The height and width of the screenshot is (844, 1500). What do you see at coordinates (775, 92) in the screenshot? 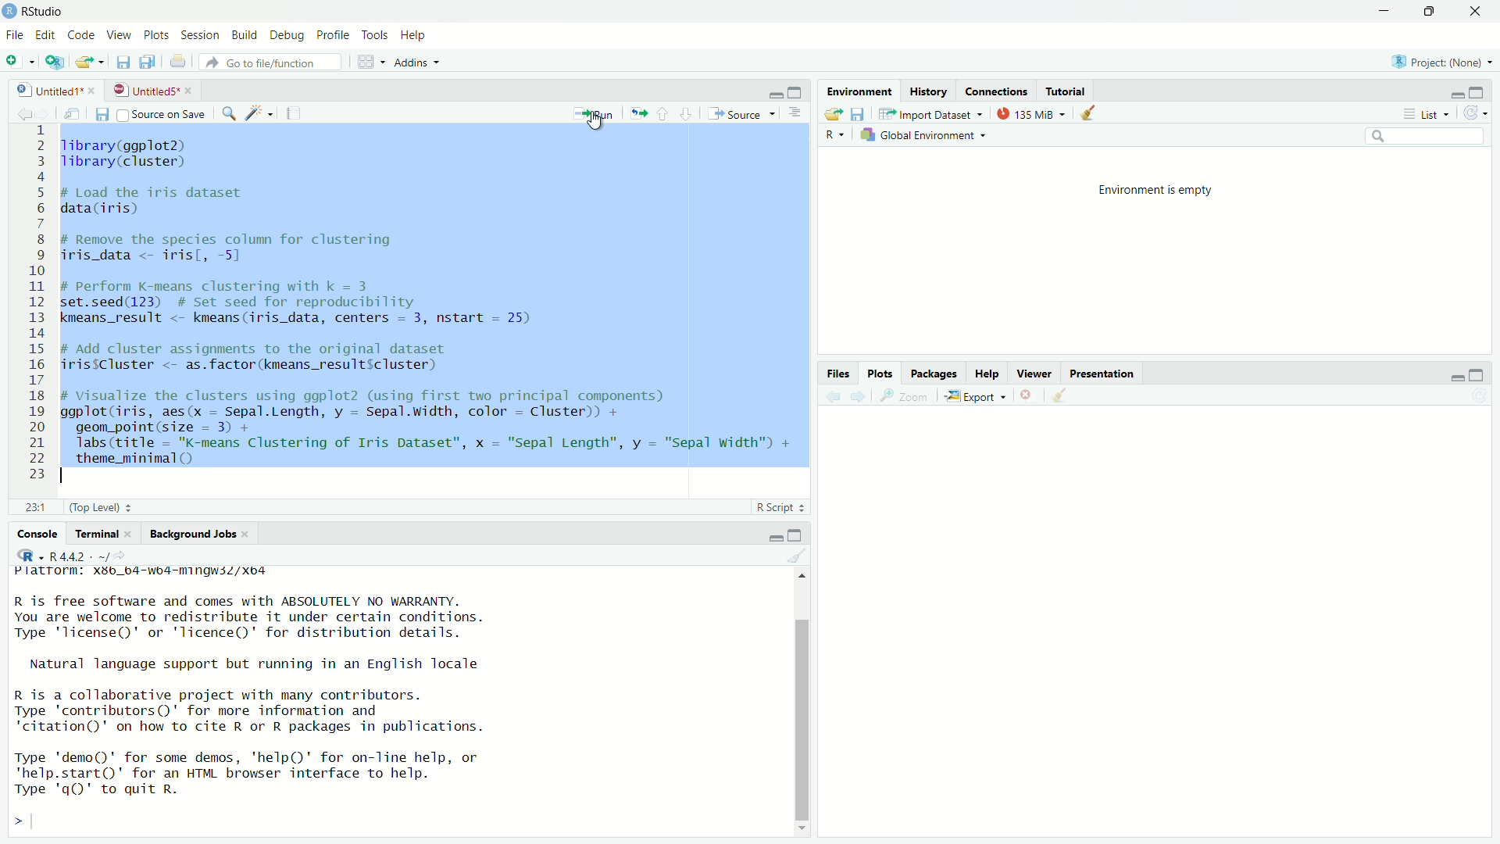
I see `minimize` at bounding box center [775, 92].